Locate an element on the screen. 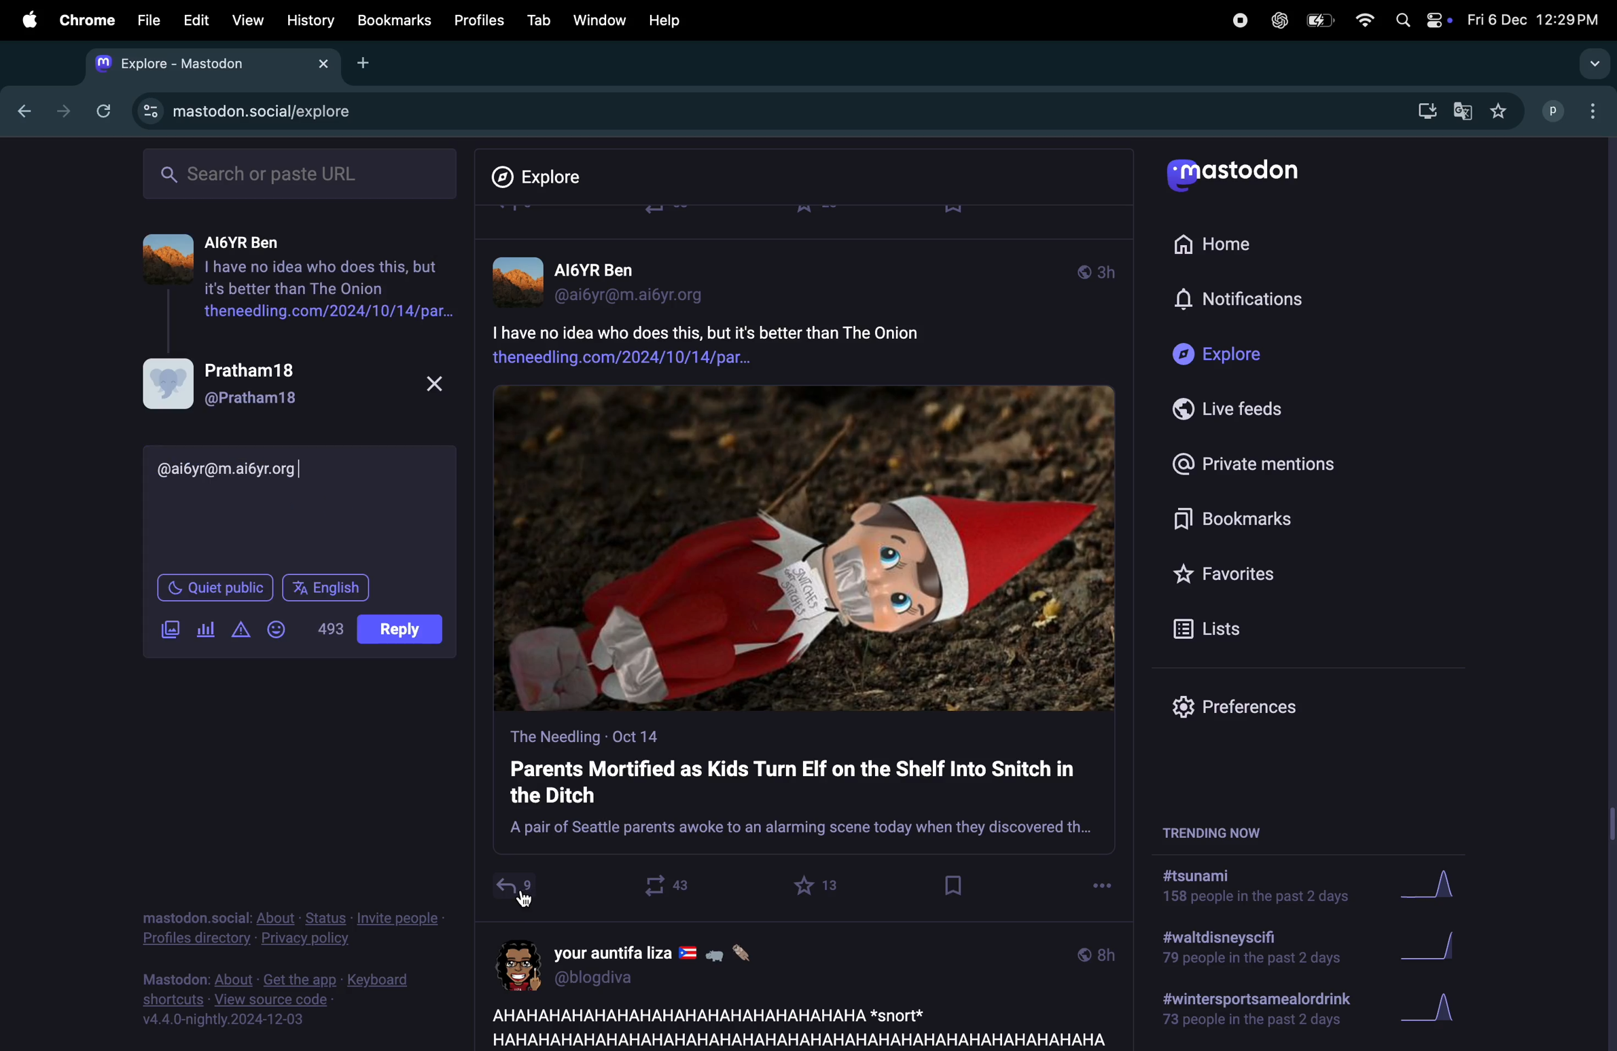 This screenshot has height=1051, width=1617. user profile is located at coordinates (1574, 109).